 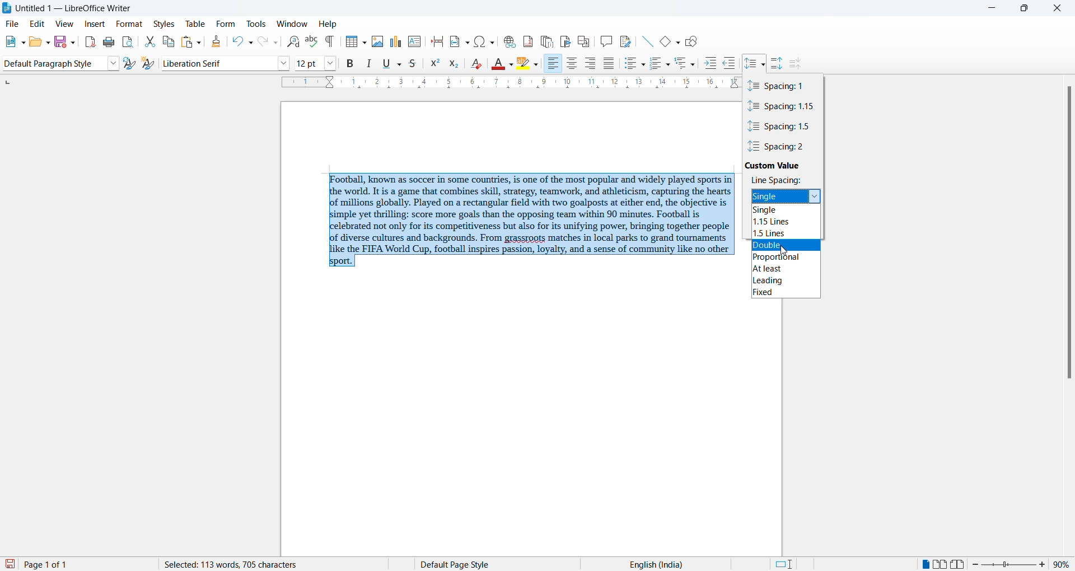 I want to click on scrollbar, so click(x=1068, y=235).